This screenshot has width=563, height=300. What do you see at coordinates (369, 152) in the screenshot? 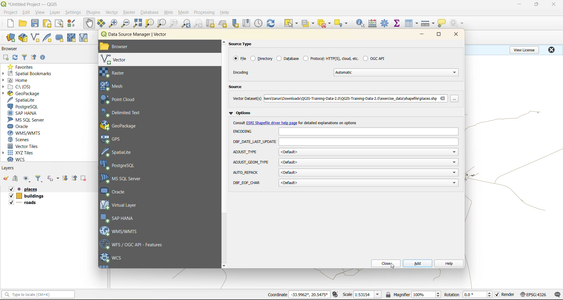
I see `adjust type` at bounding box center [369, 152].